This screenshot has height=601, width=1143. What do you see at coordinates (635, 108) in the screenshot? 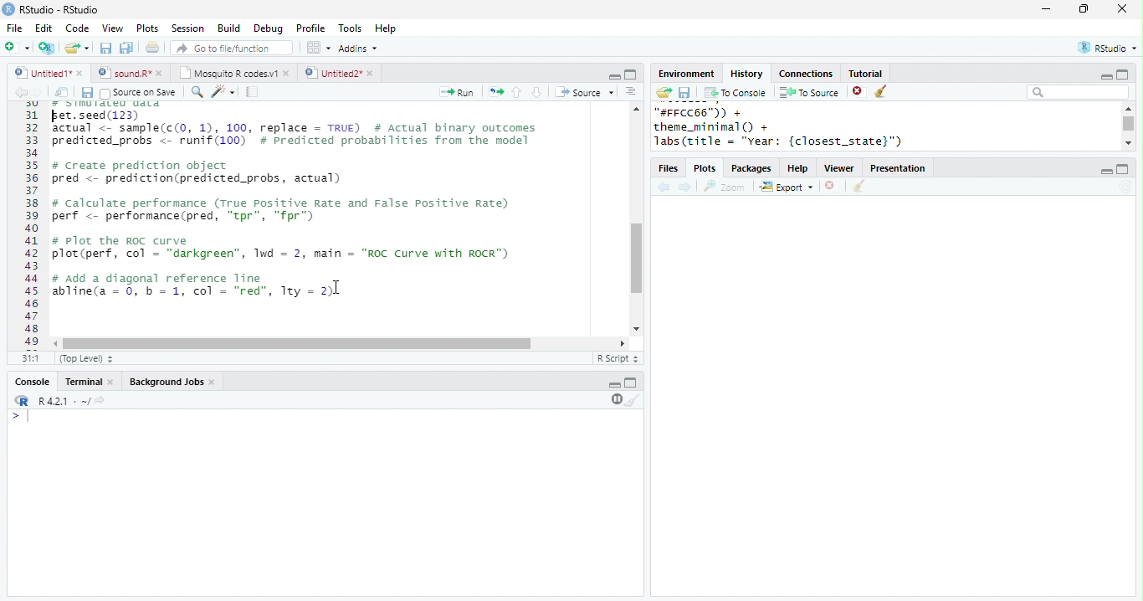
I see `scroll up` at bounding box center [635, 108].